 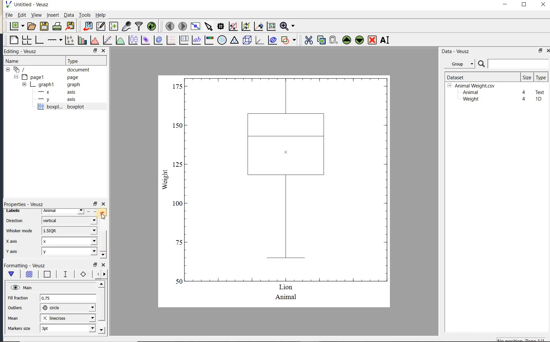 I want to click on Fill fraction, so click(x=18, y=298).